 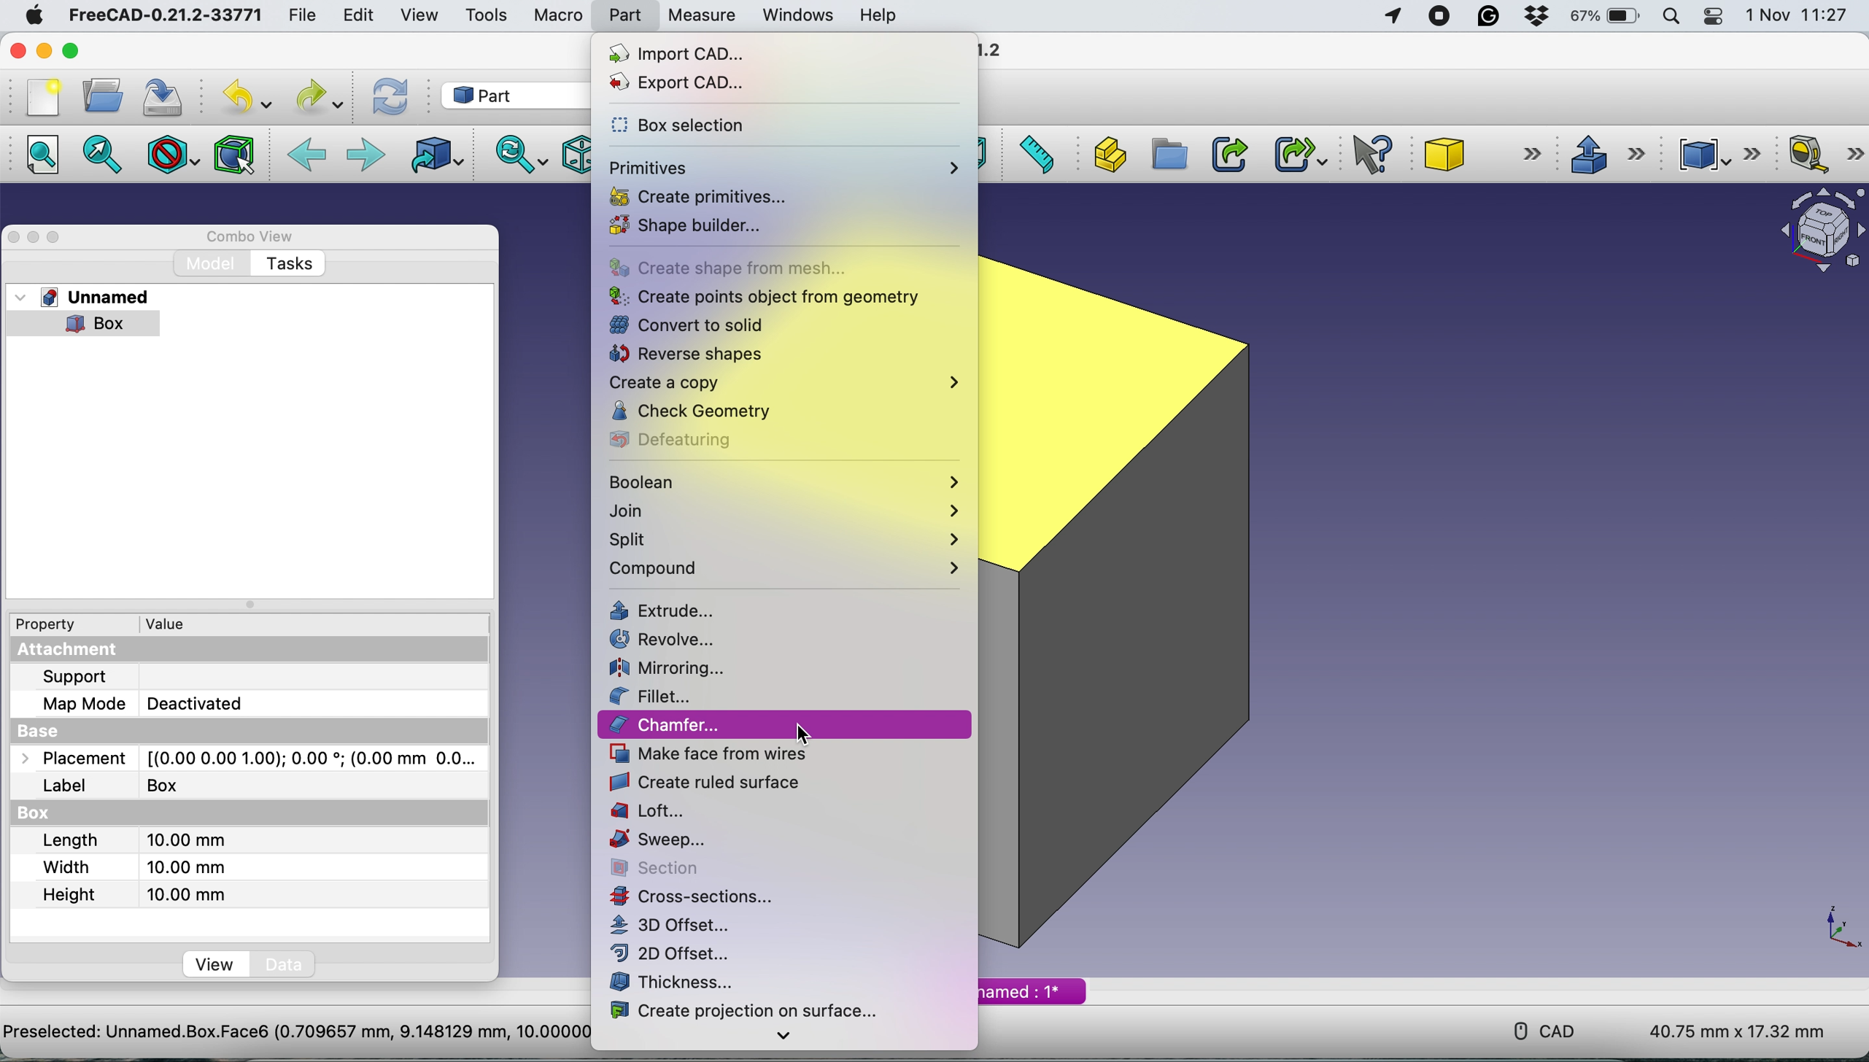 What do you see at coordinates (694, 897) in the screenshot?
I see `cross section` at bounding box center [694, 897].